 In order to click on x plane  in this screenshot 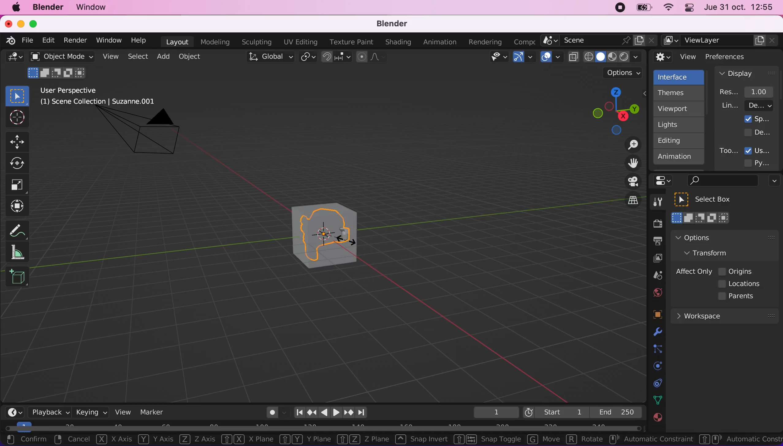, I will do `click(245, 440)`.